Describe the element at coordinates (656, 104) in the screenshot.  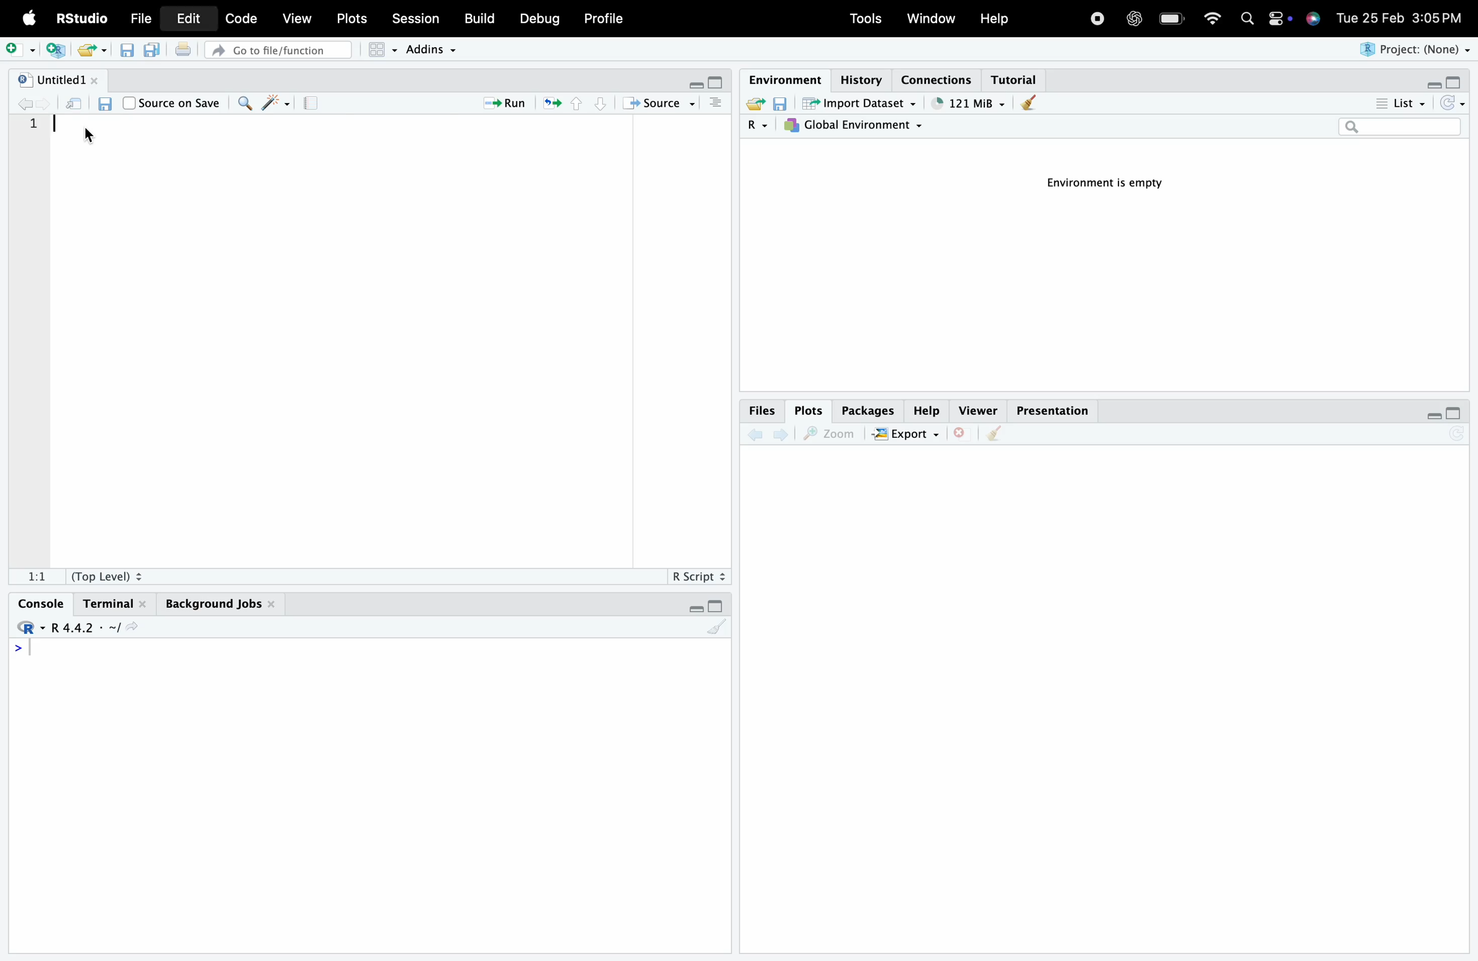
I see `Source the contents of the active document` at that location.